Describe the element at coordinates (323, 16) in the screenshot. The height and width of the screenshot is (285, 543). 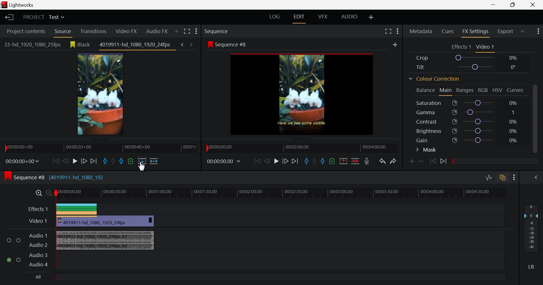
I see `VFX Layout` at that location.